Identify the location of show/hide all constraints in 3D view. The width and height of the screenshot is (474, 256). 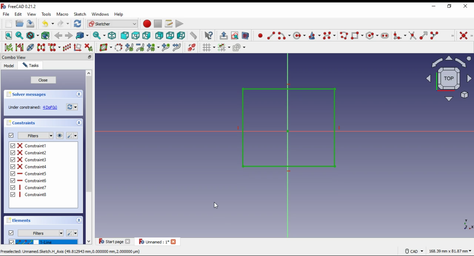
(60, 135).